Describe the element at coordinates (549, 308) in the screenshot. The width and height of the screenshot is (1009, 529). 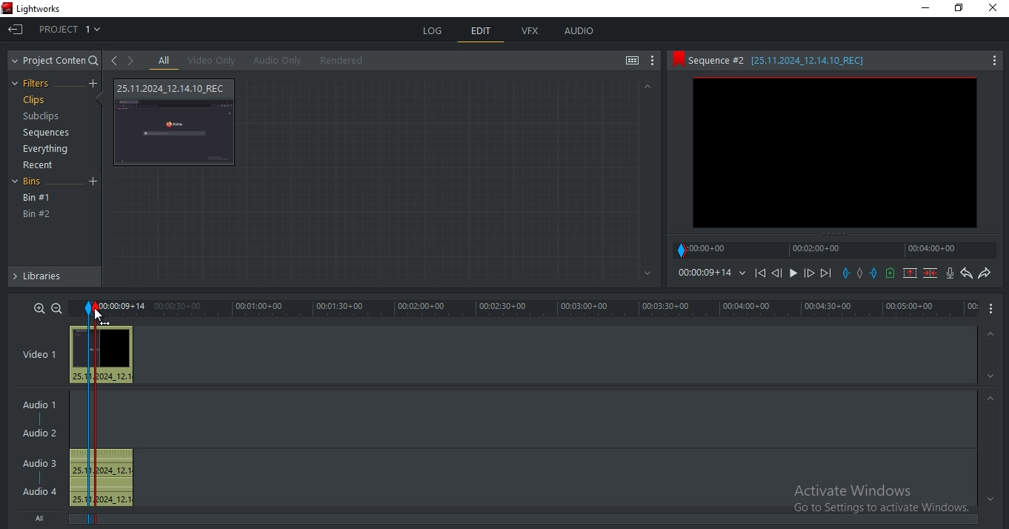
I see `time` at that location.